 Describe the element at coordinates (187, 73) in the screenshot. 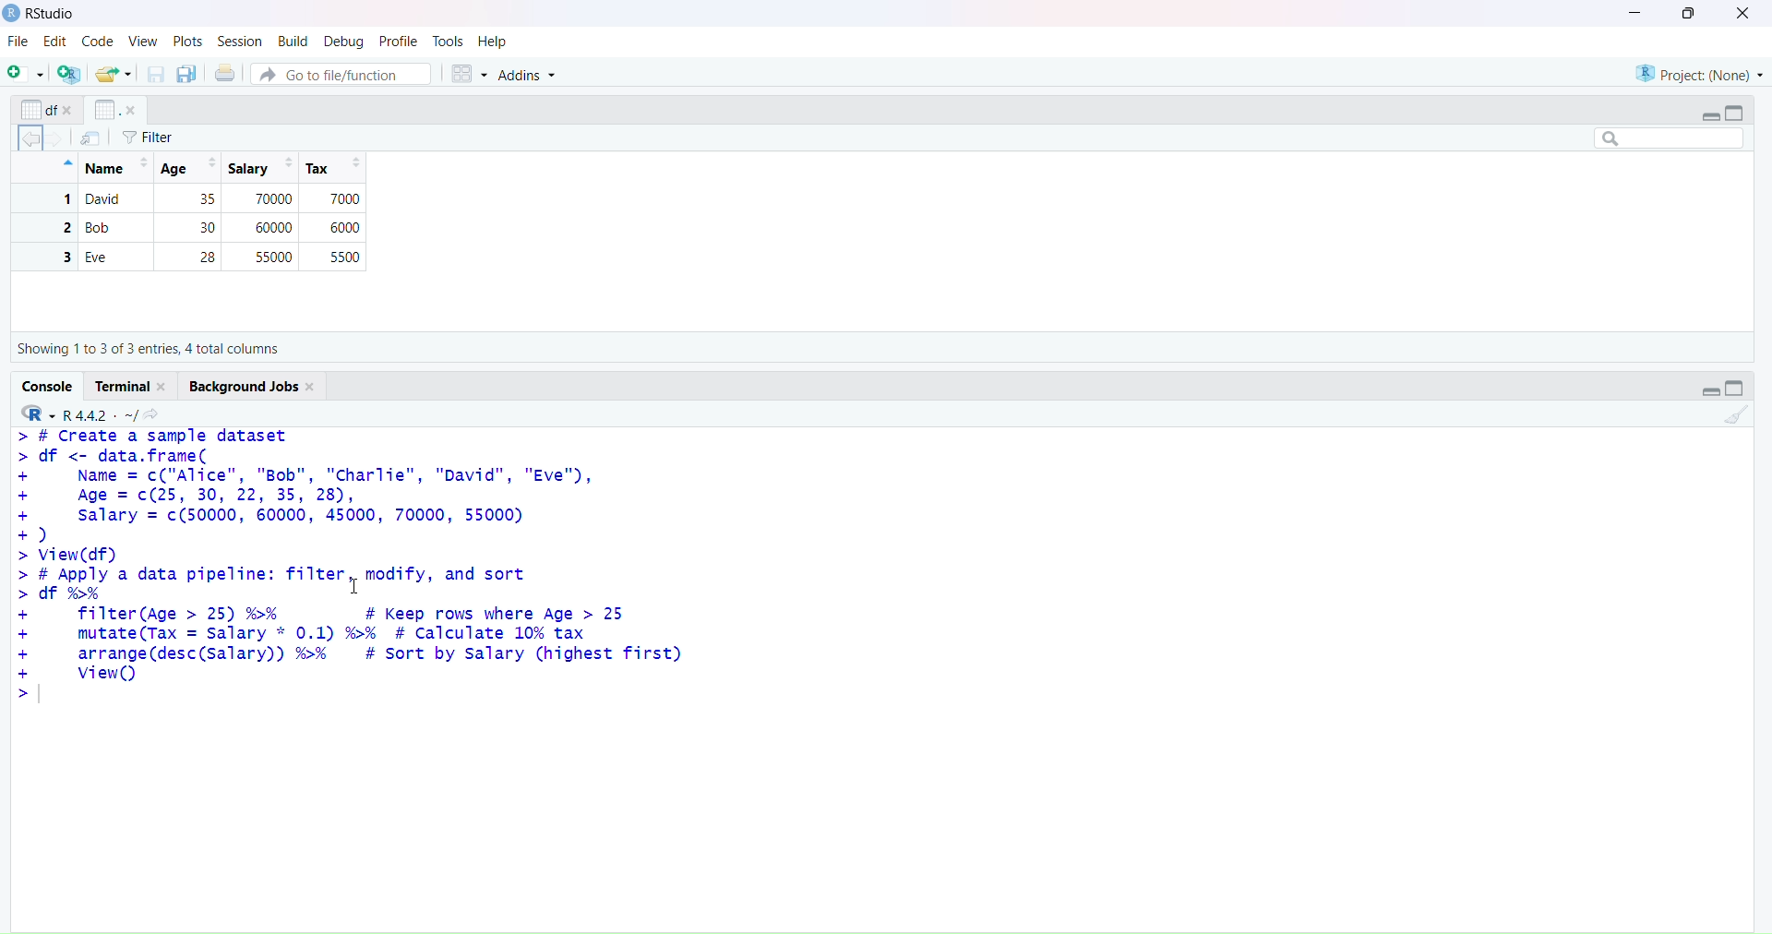

I see `save all open documents` at that location.